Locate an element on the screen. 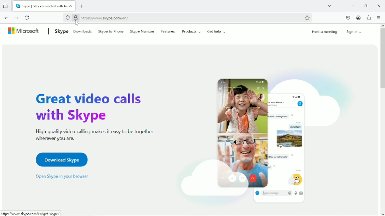 This screenshot has width=385, height=216. videocall/chat is located at coordinates (263, 136).